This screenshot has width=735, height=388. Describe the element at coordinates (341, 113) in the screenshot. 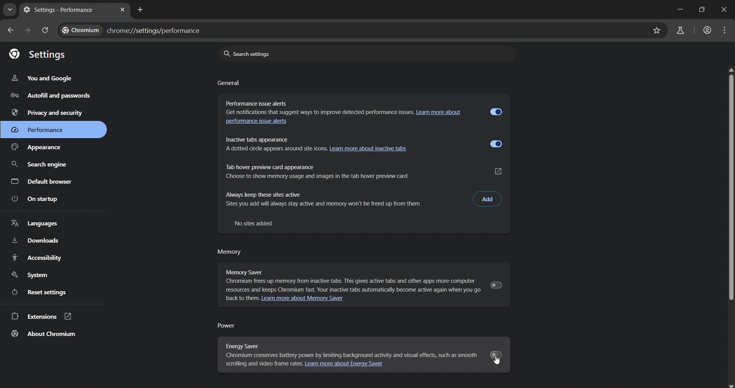

I see `performance issue alerts` at that location.